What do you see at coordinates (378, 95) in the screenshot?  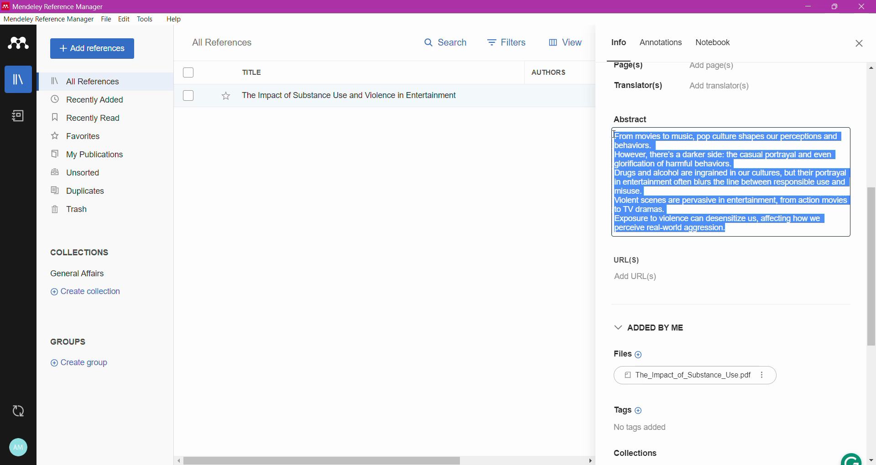 I see `Reference Title` at bounding box center [378, 95].